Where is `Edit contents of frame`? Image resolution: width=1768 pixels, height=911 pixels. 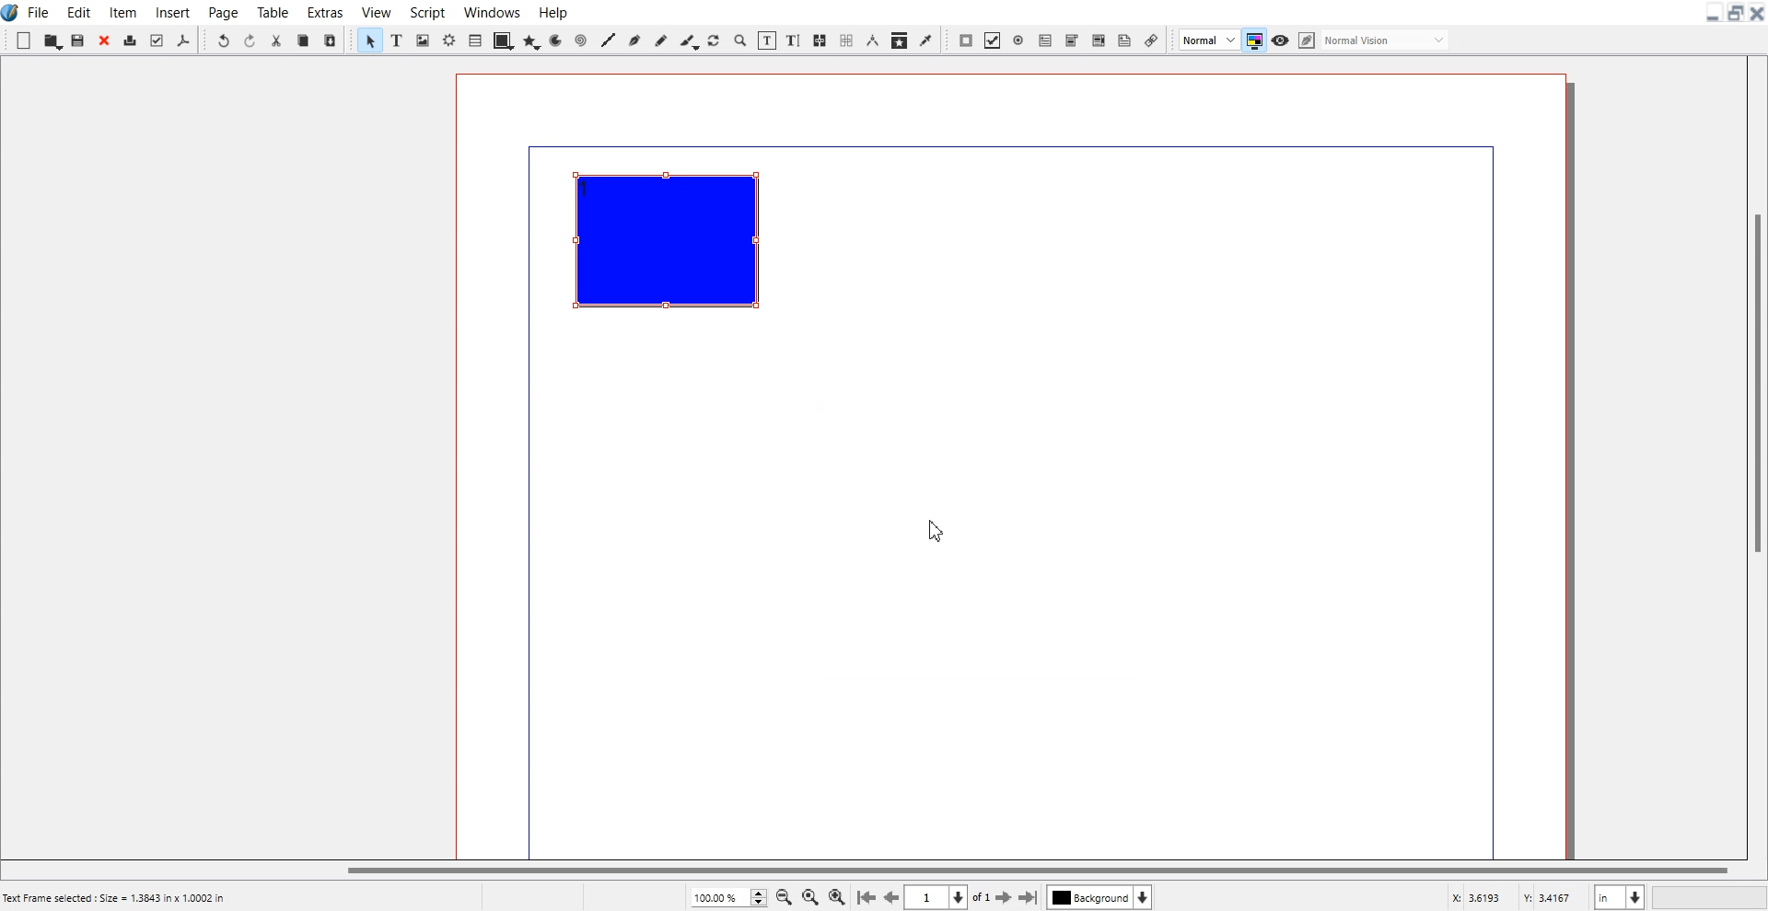 Edit contents of frame is located at coordinates (768, 40).